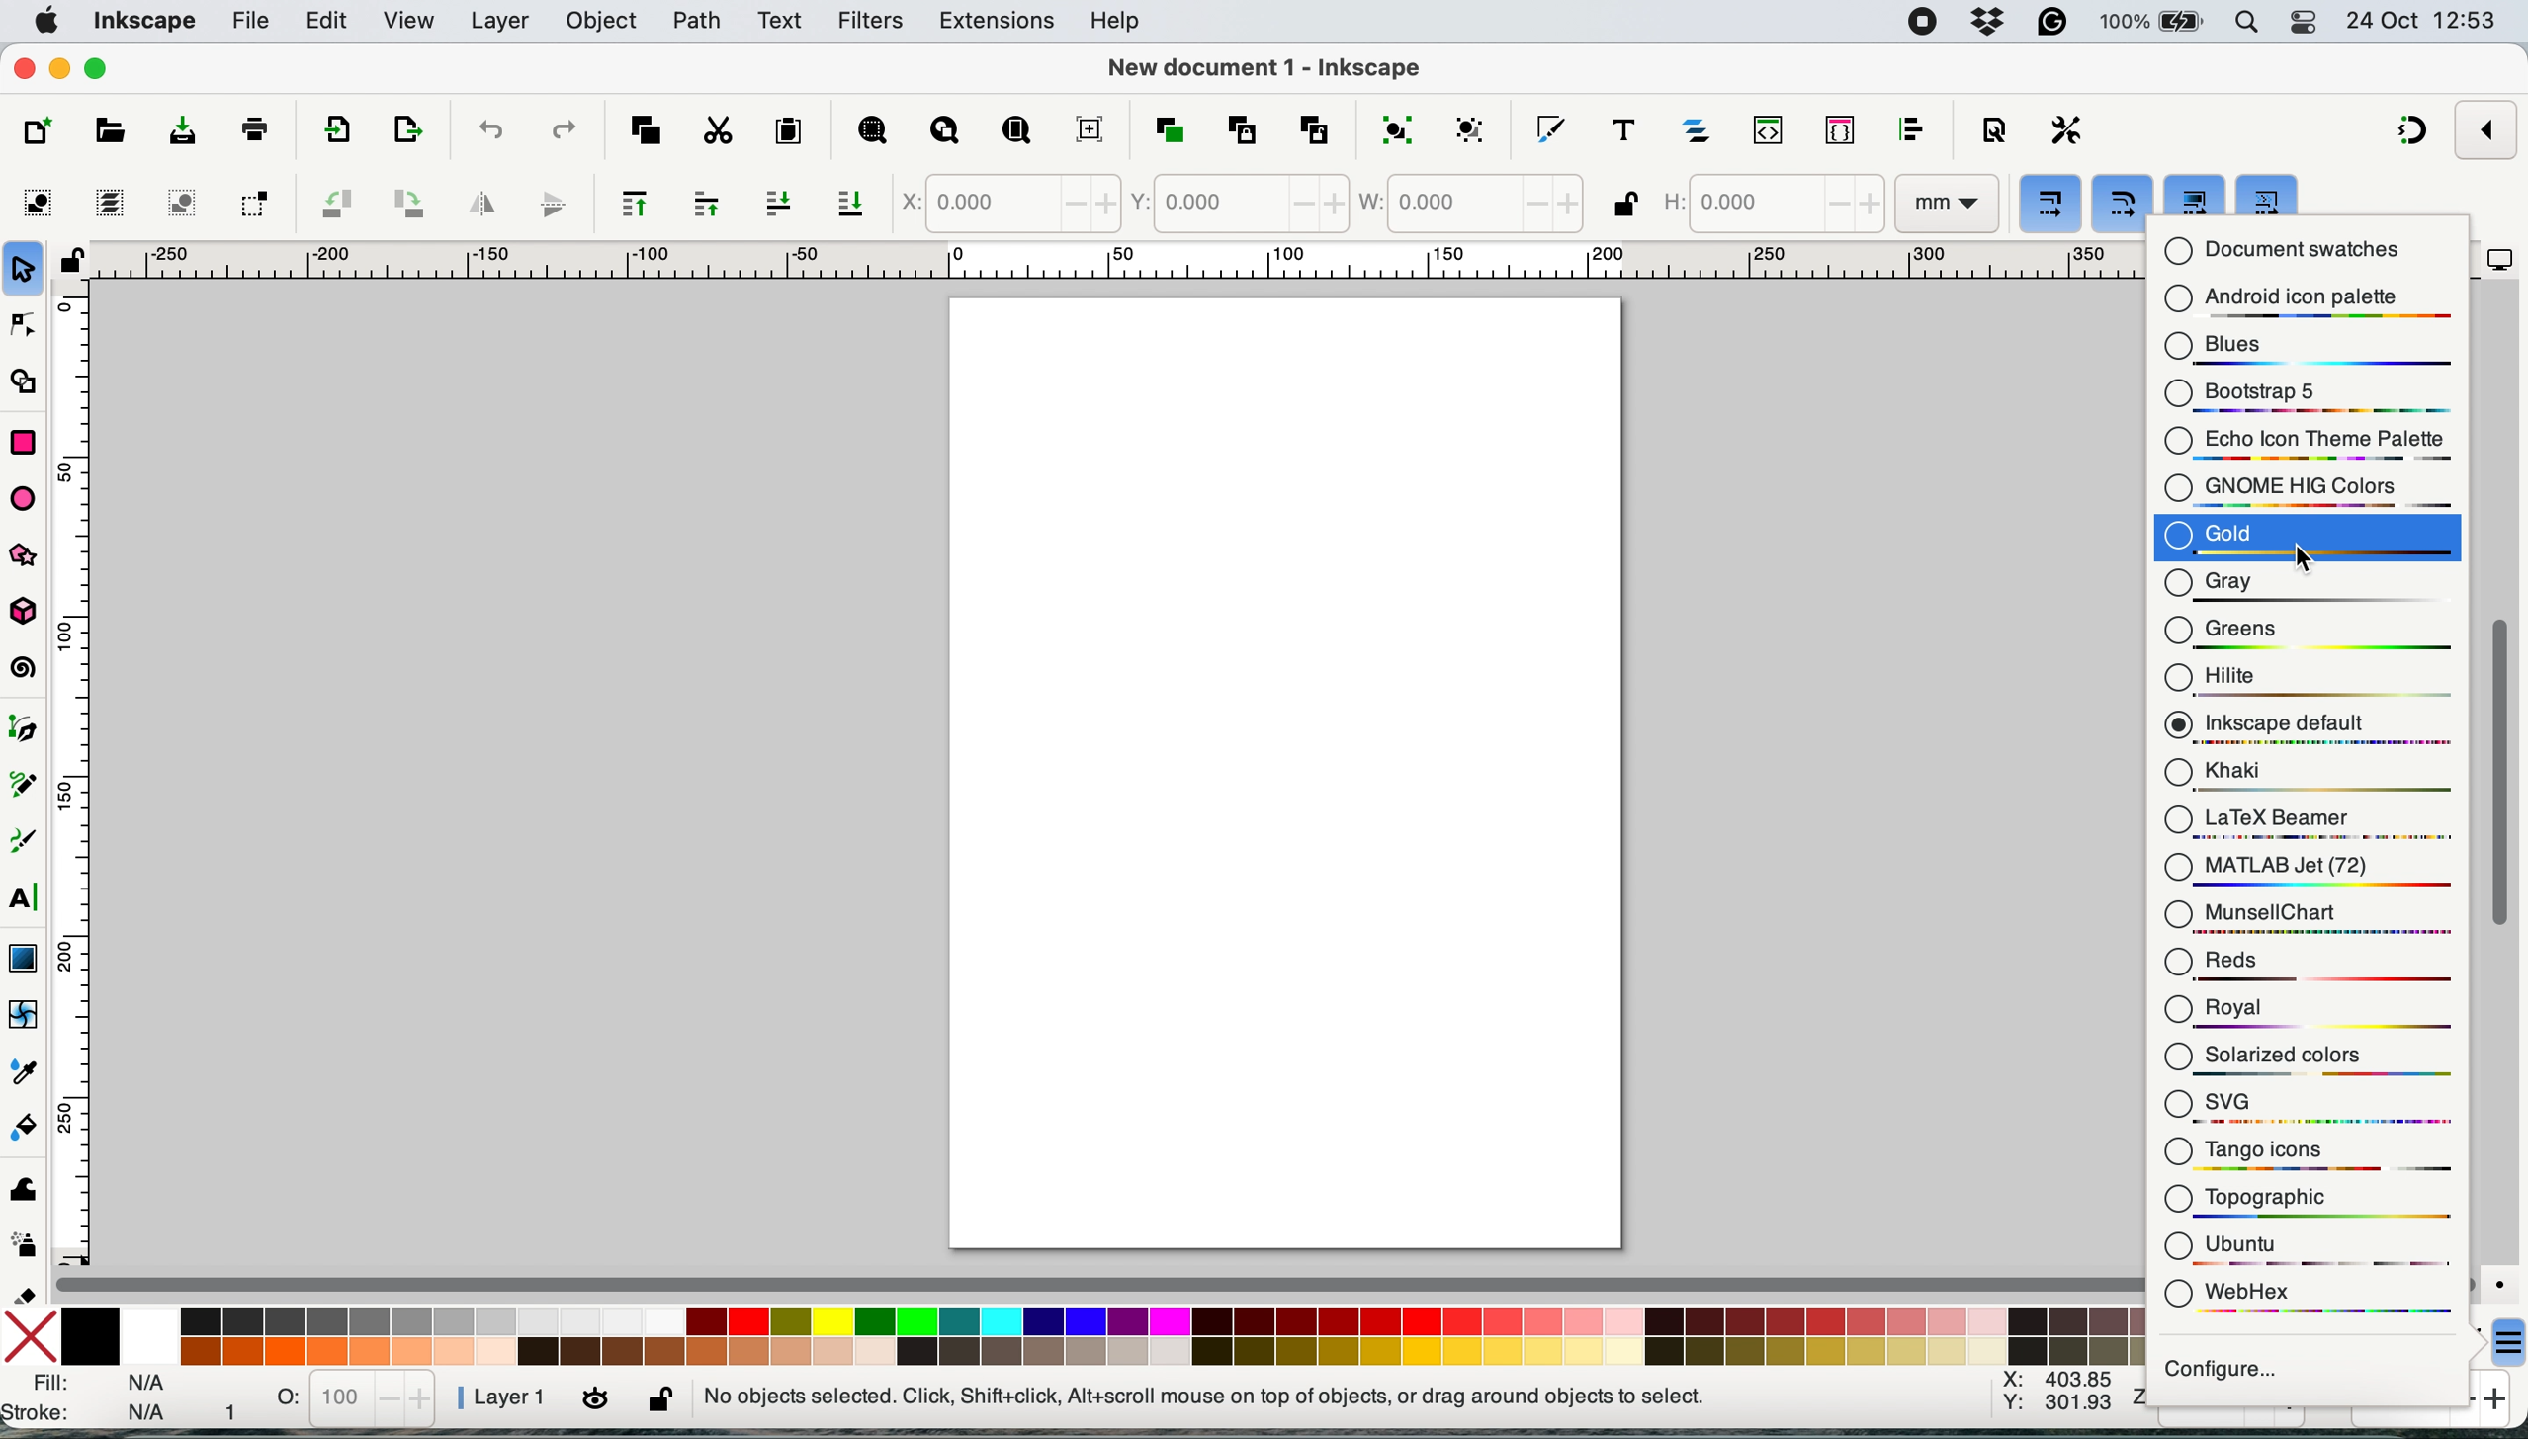  What do you see at coordinates (1772, 200) in the screenshot?
I see `height` at bounding box center [1772, 200].